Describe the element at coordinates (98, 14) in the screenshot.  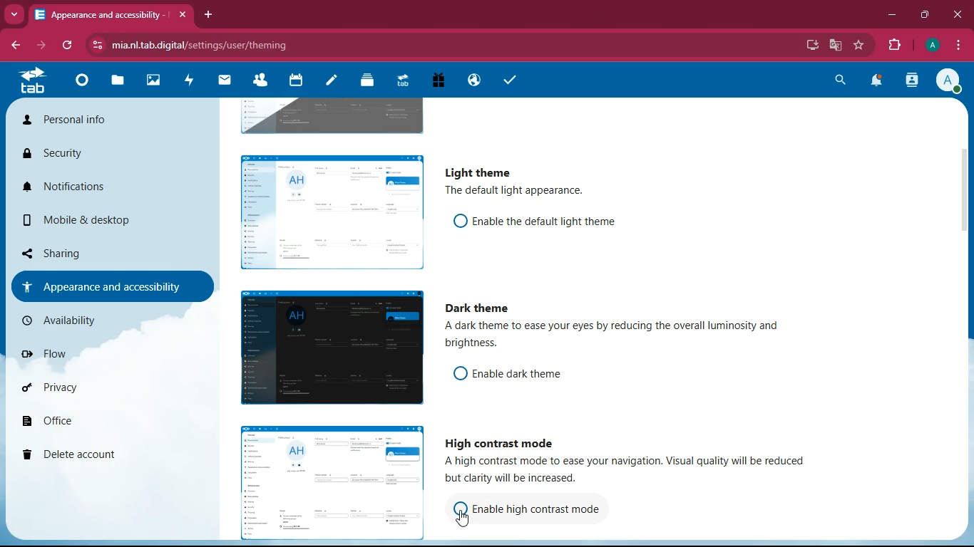
I see `tab` at that location.